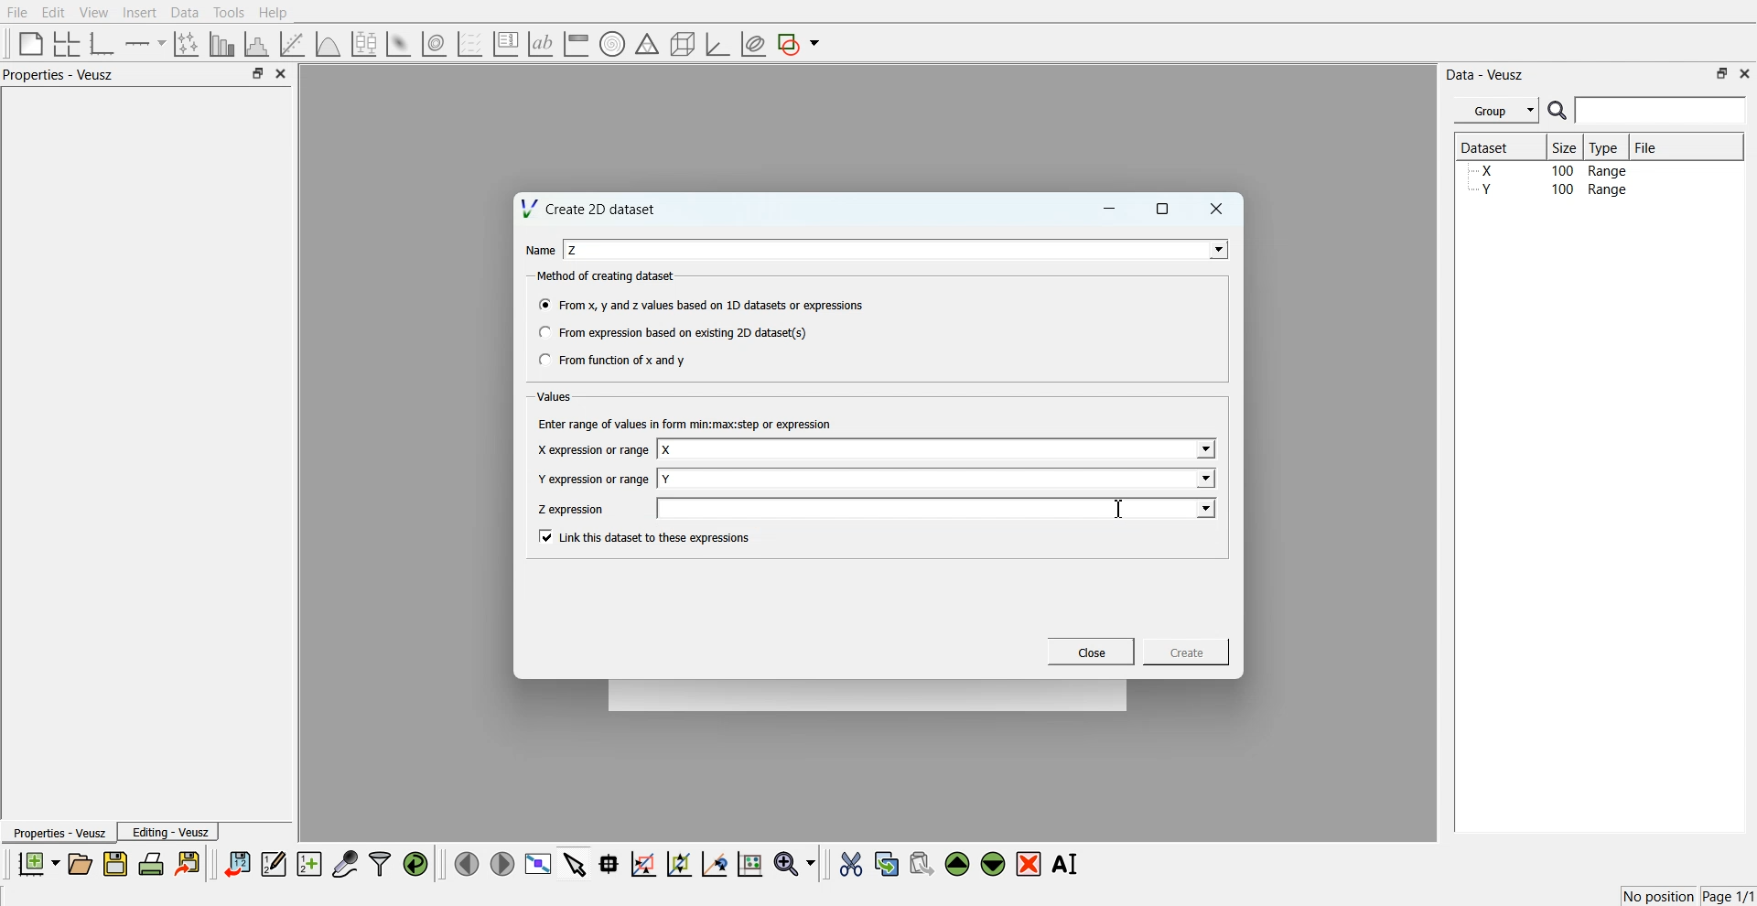  I want to click on 3D Volume, so click(434, 44).